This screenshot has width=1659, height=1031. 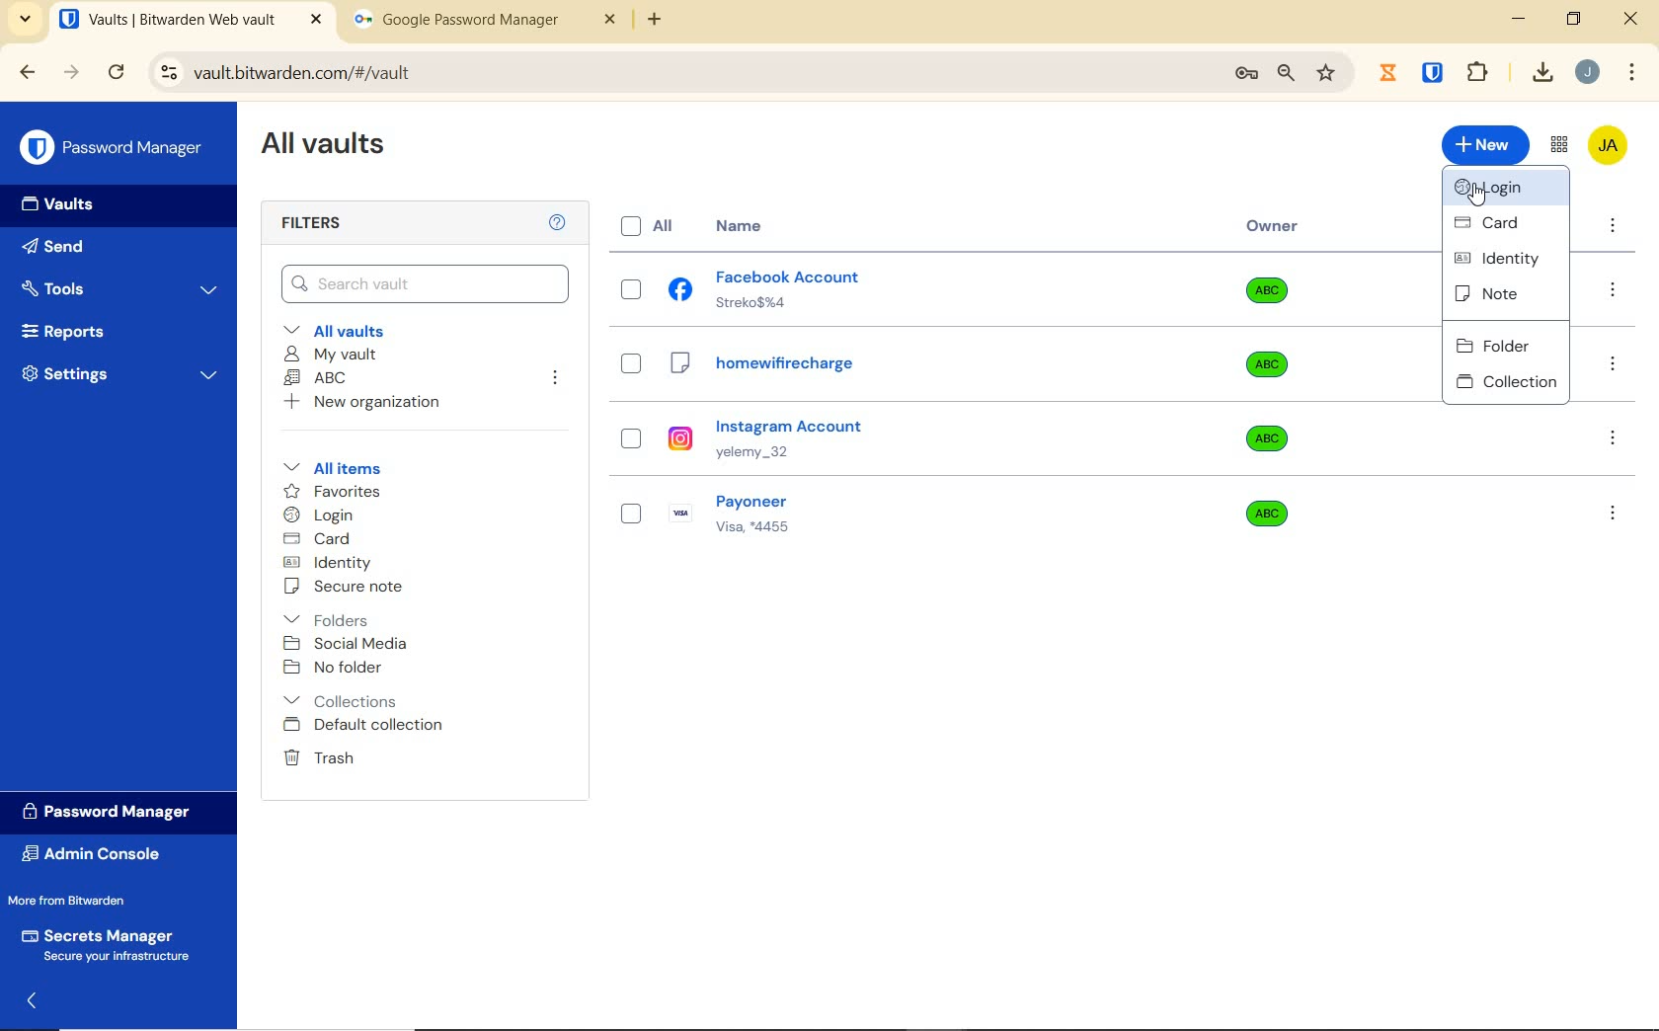 What do you see at coordinates (1273, 226) in the screenshot?
I see `Owner` at bounding box center [1273, 226].